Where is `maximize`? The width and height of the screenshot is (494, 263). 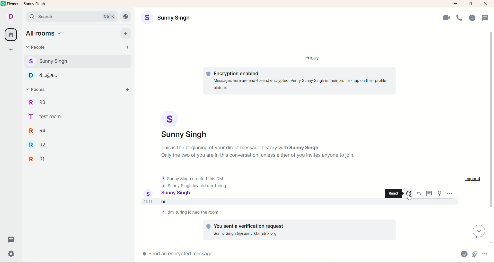
maximize is located at coordinates (471, 4).